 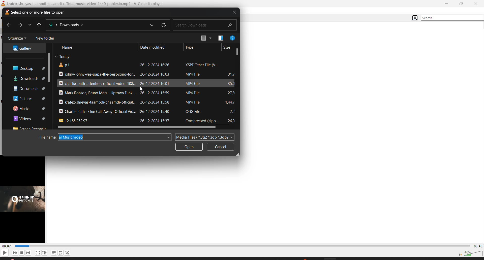 I want to click on forward, so click(x=20, y=26).